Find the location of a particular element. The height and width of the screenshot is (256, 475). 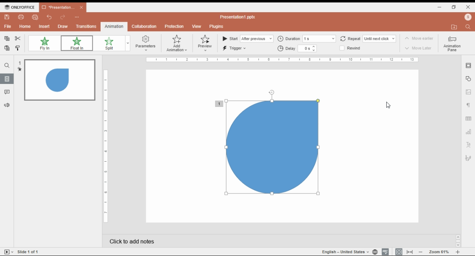

restore is located at coordinates (454, 7).